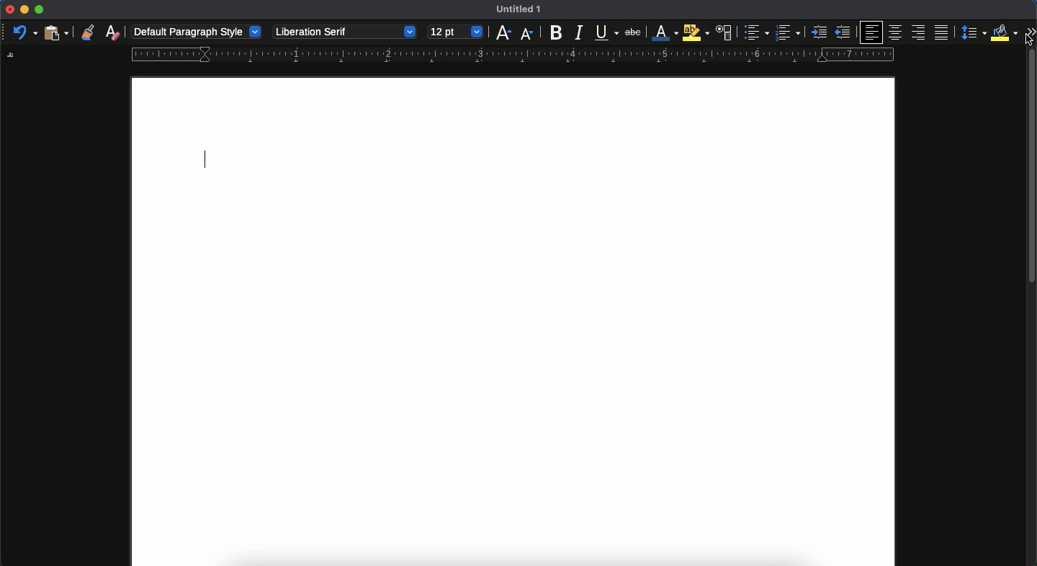 This screenshot has height=566, width=1037. What do you see at coordinates (112, 32) in the screenshot?
I see `clear formatting ` at bounding box center [112, 32].